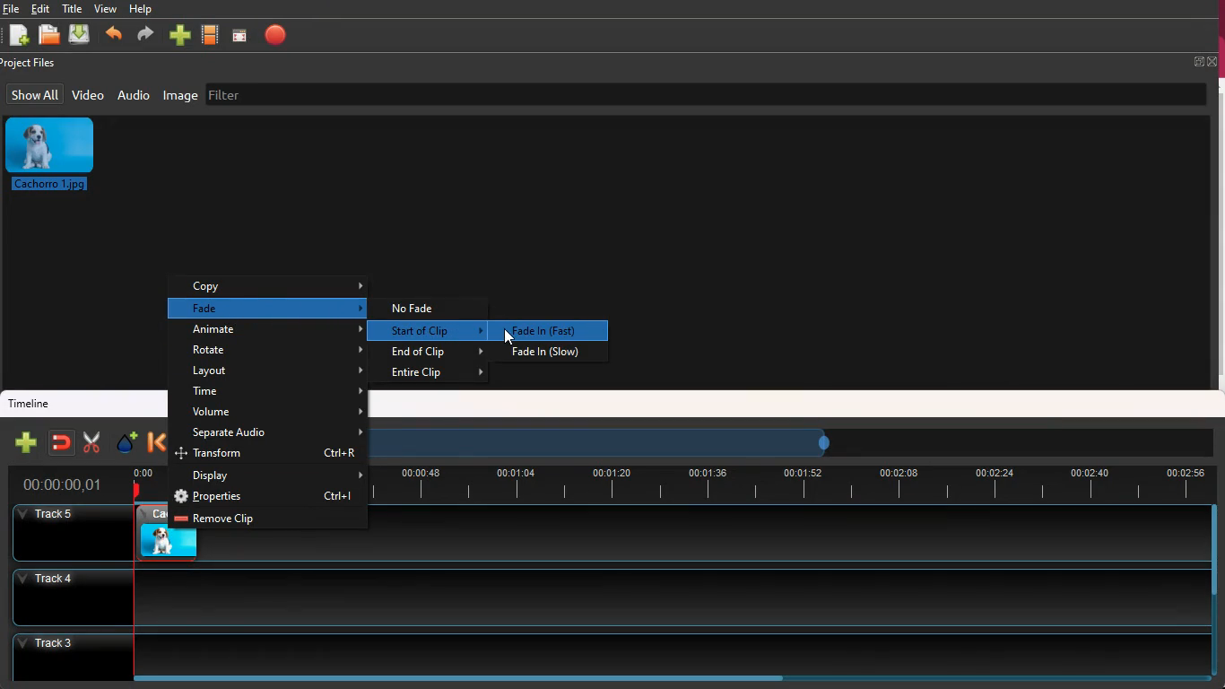 The image size is (1225, 689). Describe the element at coordinates (54, 156) in the screenshot. I see `image` at that location.